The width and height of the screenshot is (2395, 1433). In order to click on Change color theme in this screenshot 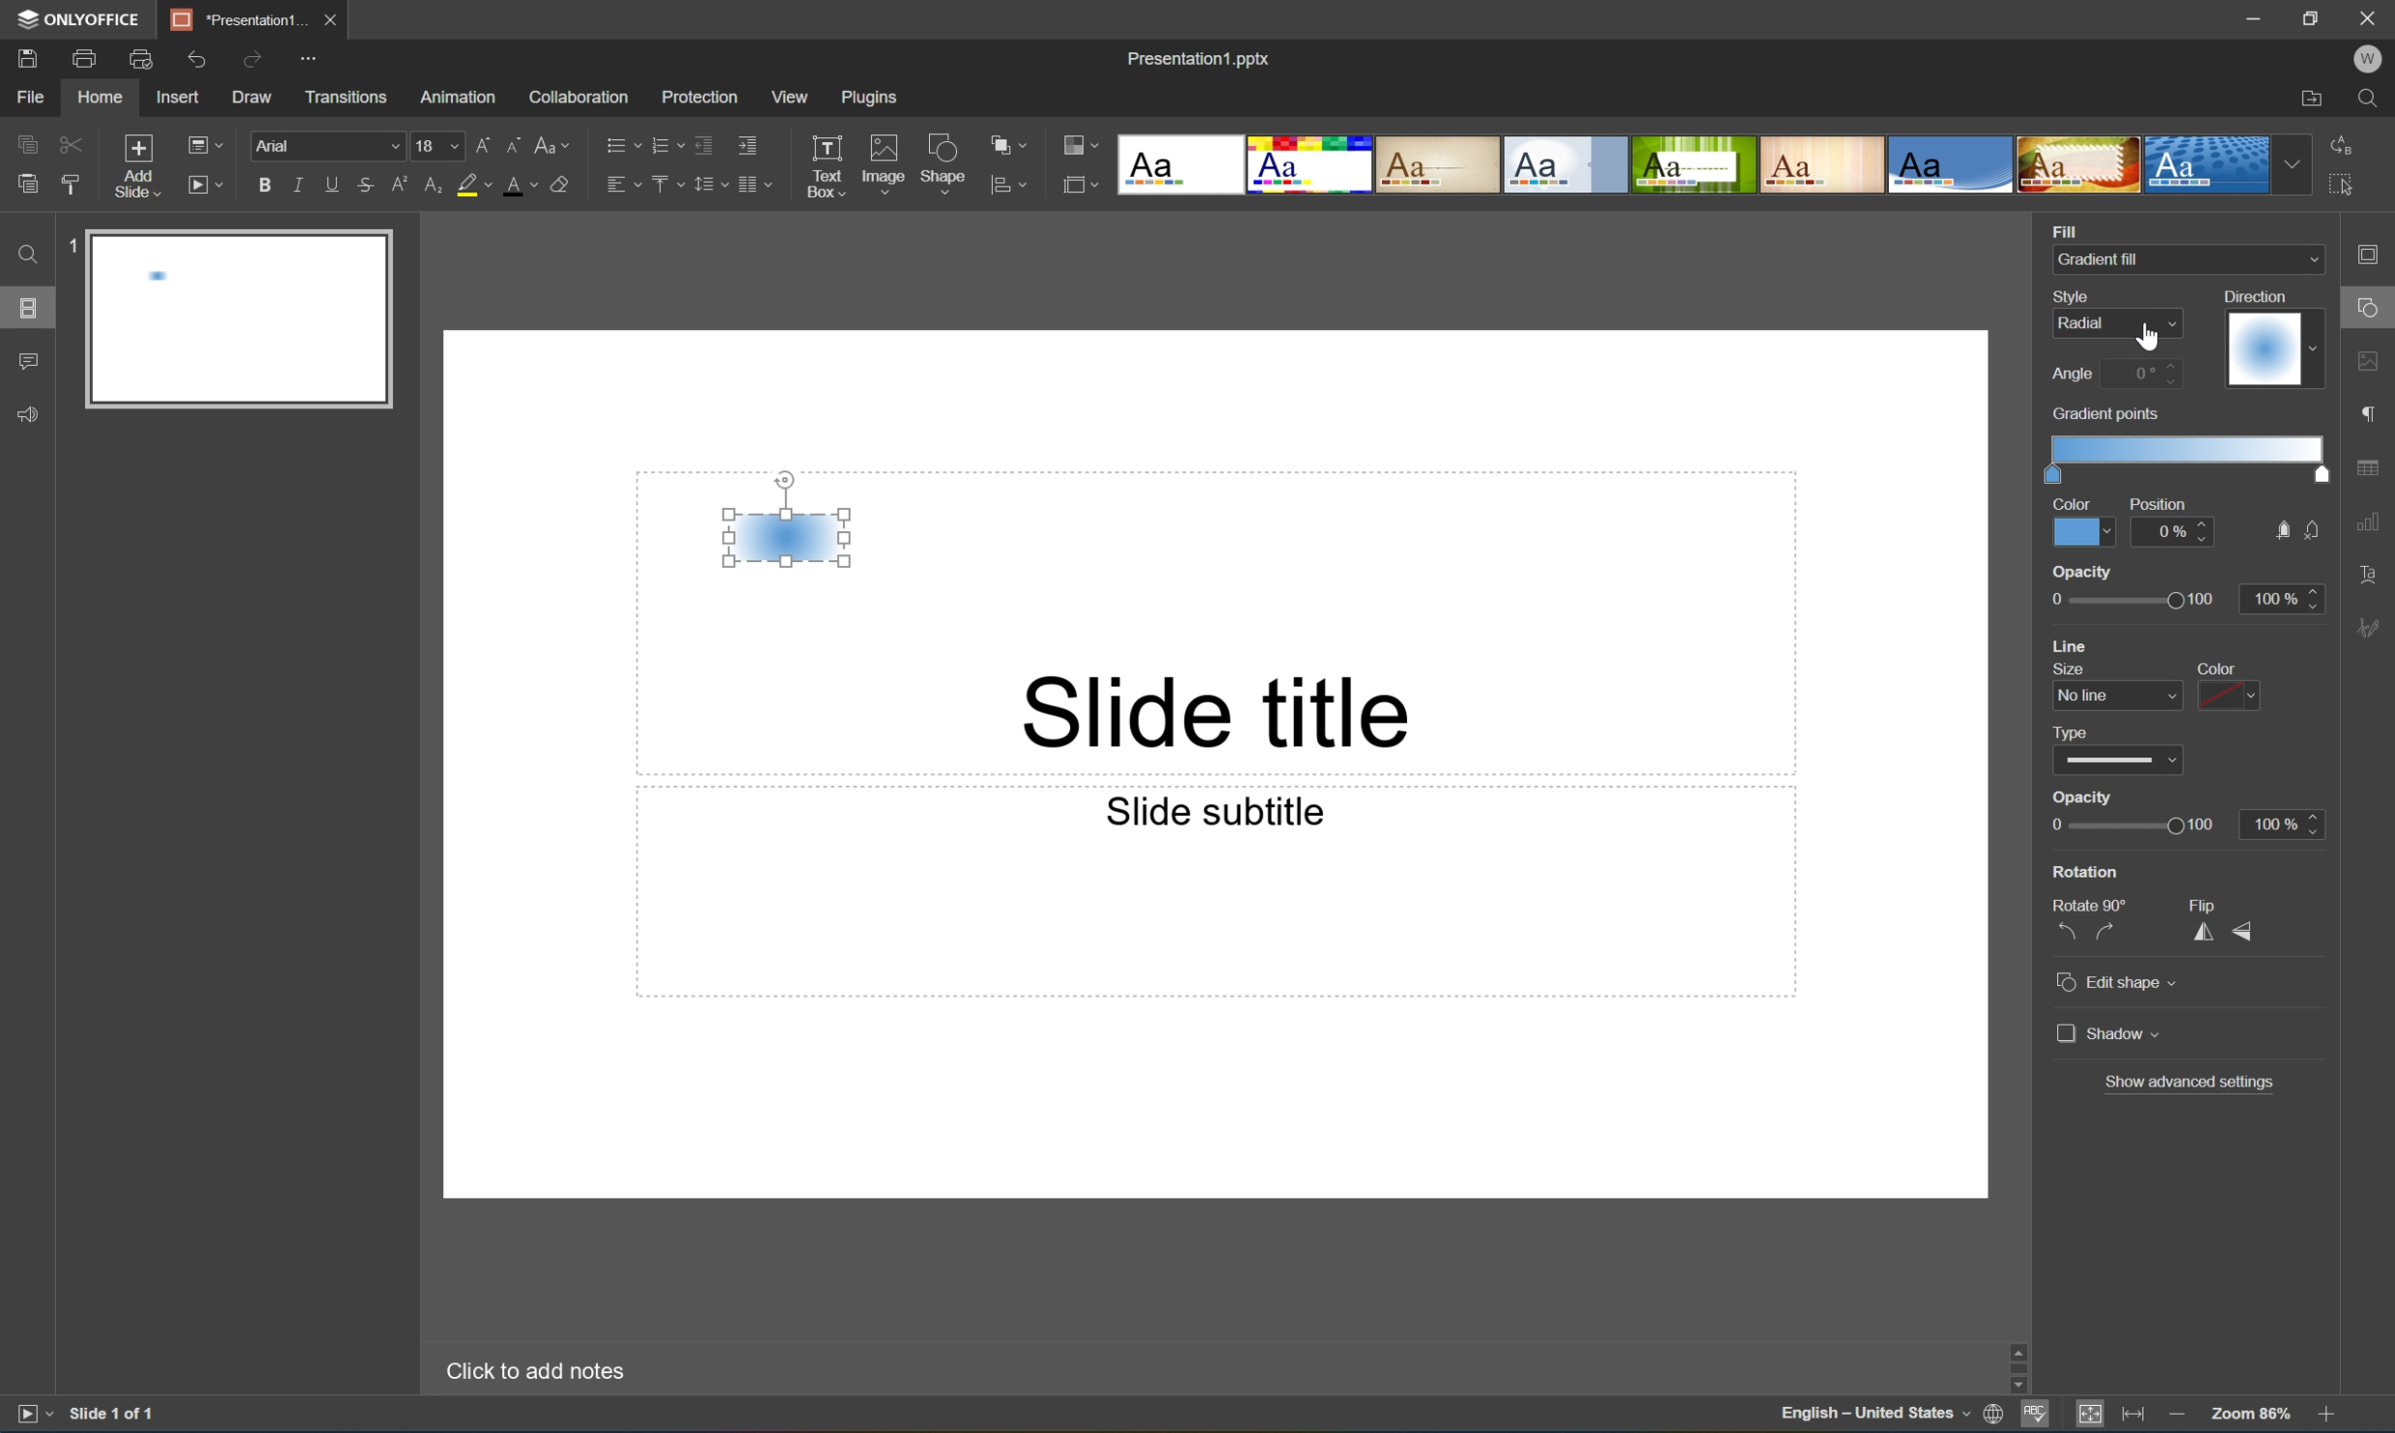, I will do `click(1081, 147)`.